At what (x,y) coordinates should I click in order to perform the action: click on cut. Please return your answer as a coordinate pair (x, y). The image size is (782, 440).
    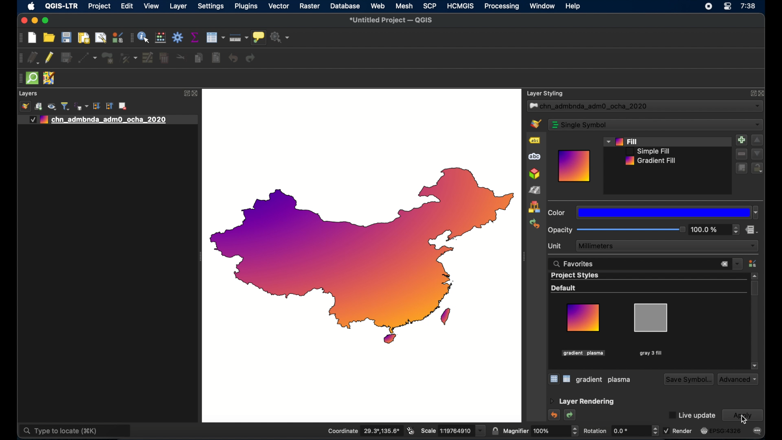
    Looking at the image, I should click on (182, 56).